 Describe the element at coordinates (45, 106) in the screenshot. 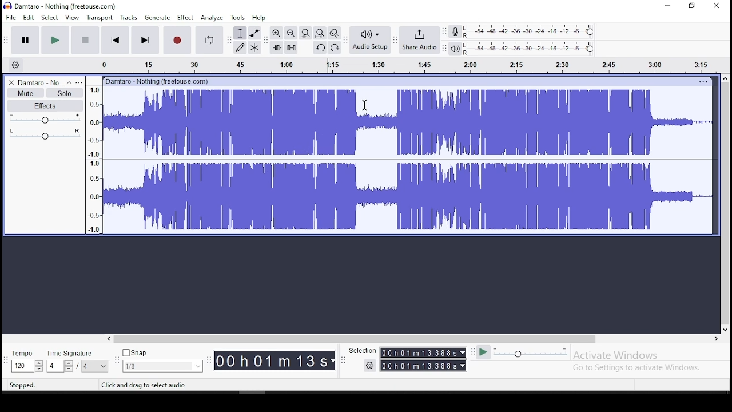

I see `effects` at that location.